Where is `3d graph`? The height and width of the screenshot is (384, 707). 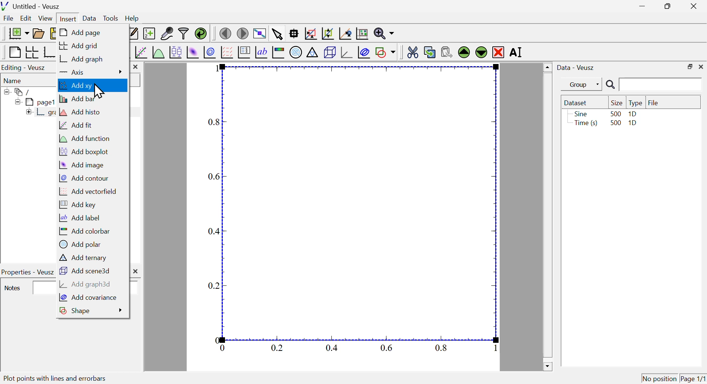
3d graph is located at coordinates (347, 53).